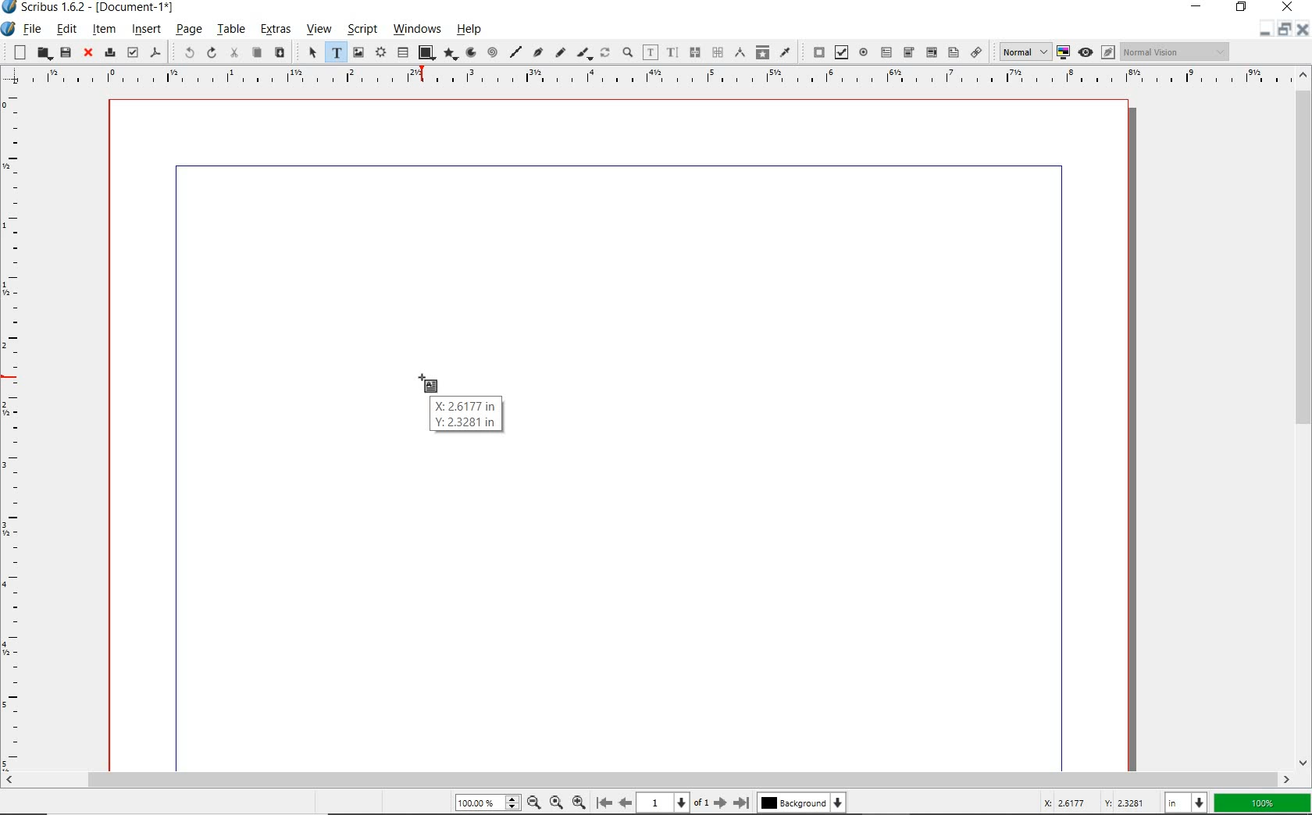 This screenshot has height=815, width=1312. I want to click on arc, so click(472, 52).